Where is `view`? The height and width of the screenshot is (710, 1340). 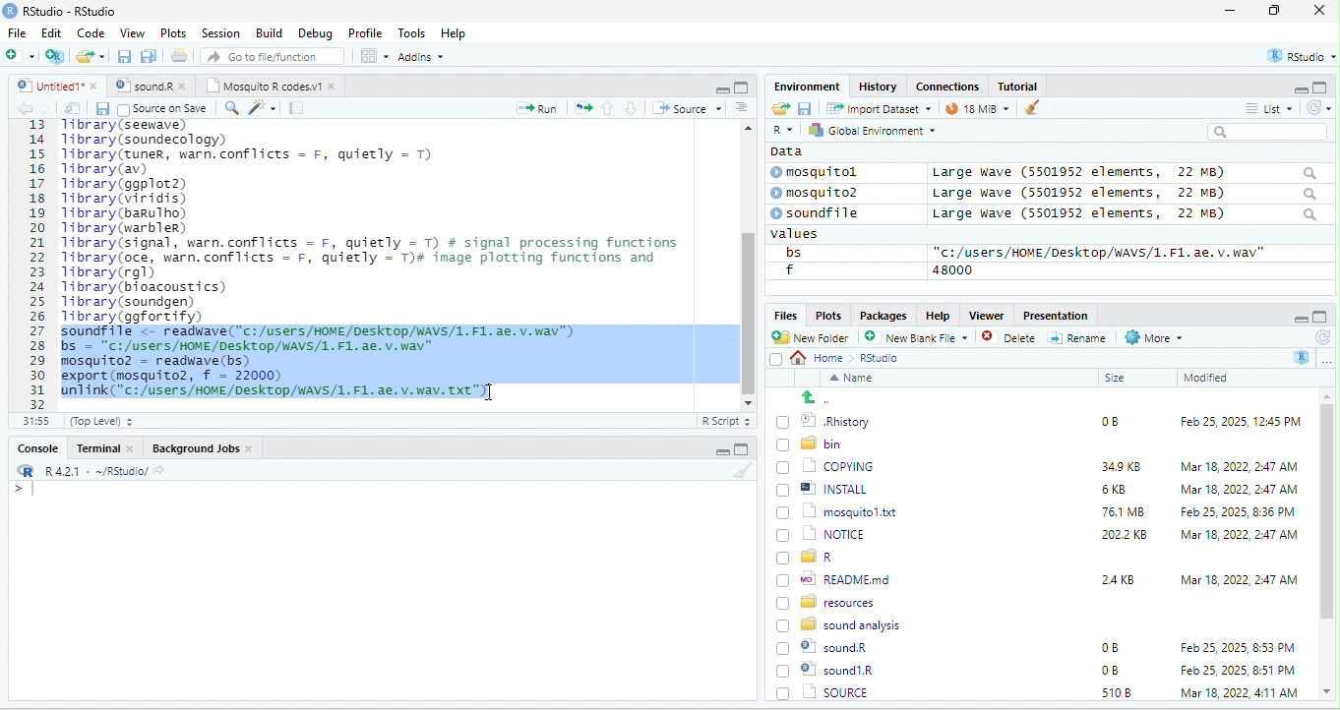
view is located at coordinates (374, 56).